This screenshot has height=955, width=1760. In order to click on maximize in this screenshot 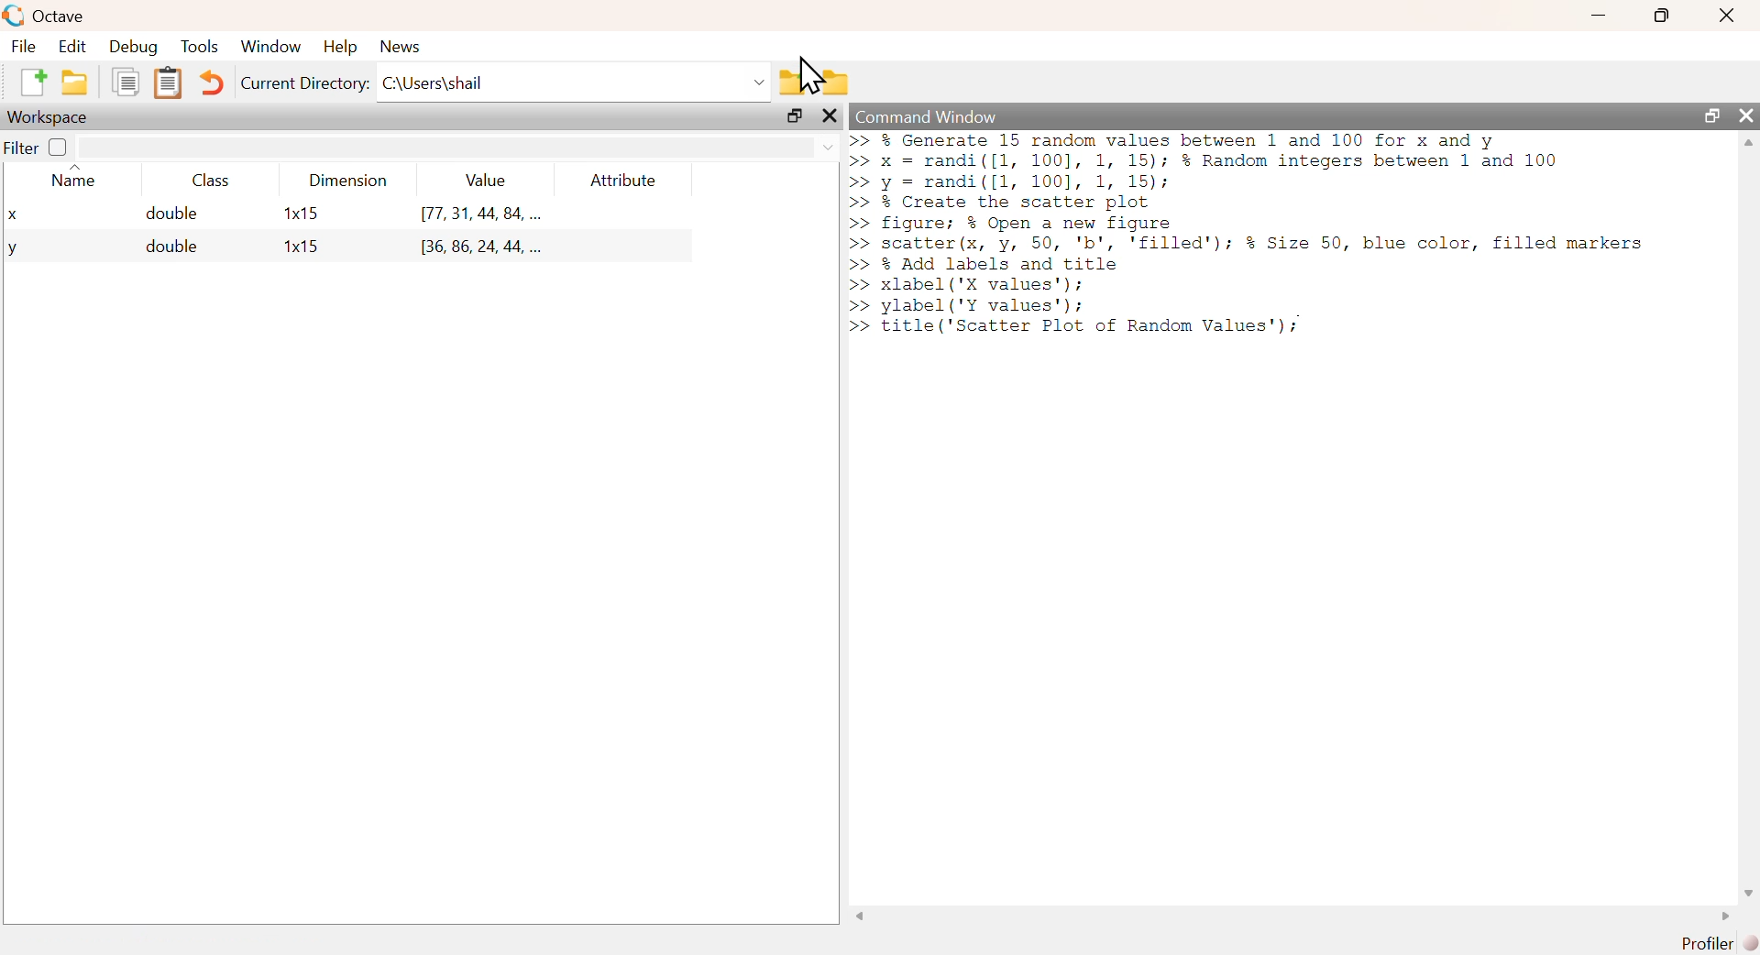, I will do `click(1663, 15)`.